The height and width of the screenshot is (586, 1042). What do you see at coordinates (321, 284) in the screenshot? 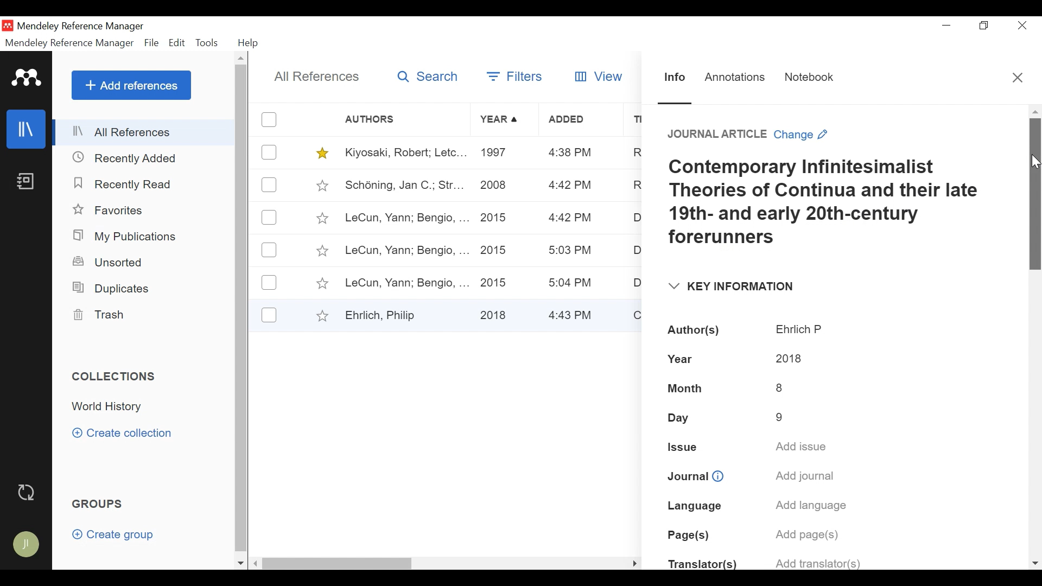
I see `(un)select favorite` at bounding box center [321, 284].